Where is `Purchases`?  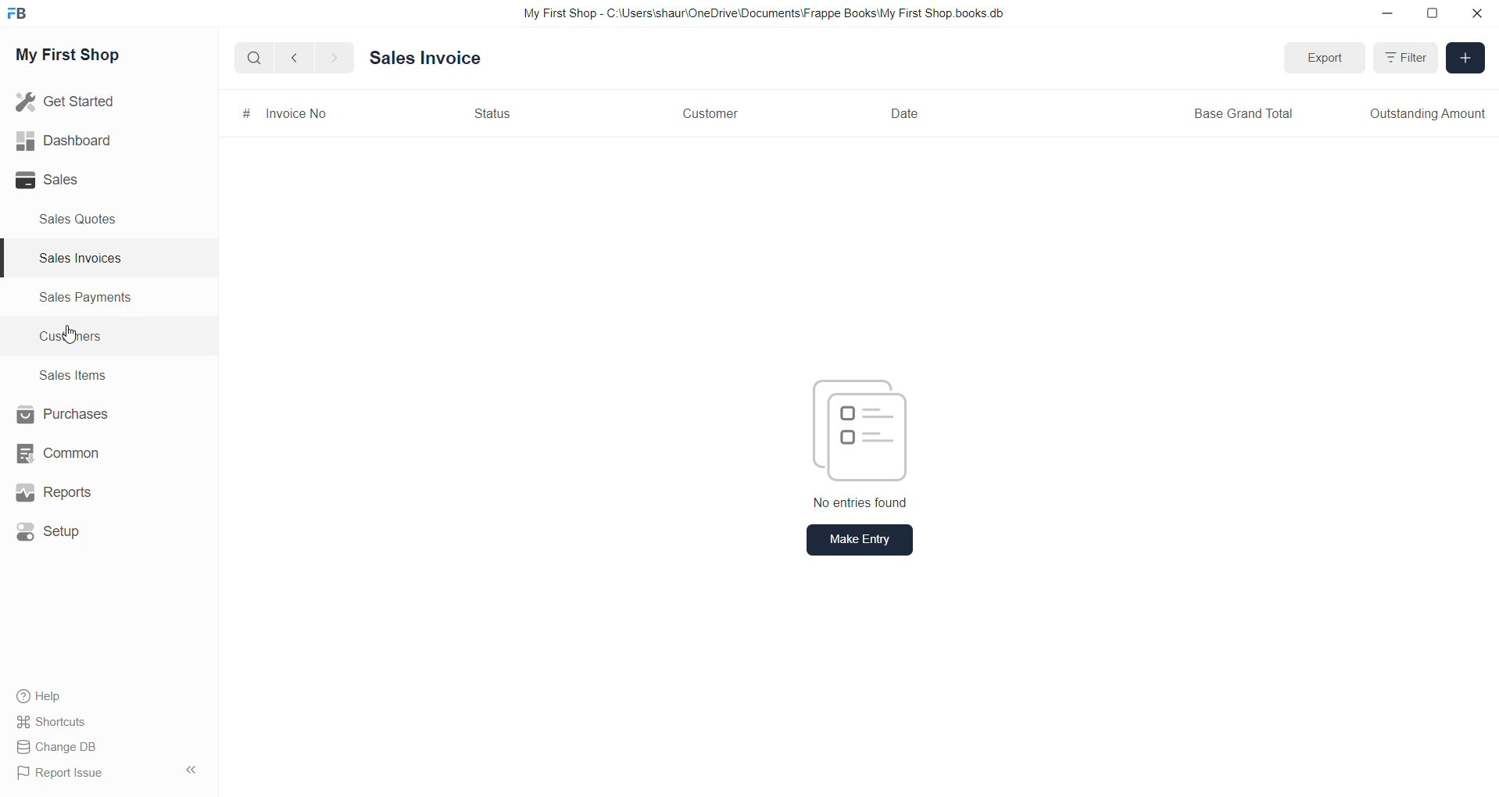 Purchases is located at coordinates (63, 414).